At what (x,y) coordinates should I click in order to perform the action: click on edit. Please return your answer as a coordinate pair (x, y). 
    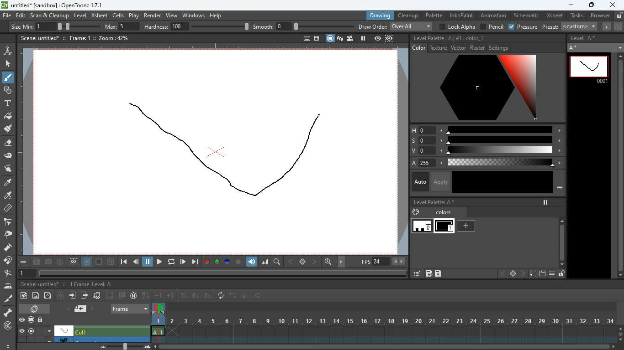
    Looking at the image, I should click on (416, 274).